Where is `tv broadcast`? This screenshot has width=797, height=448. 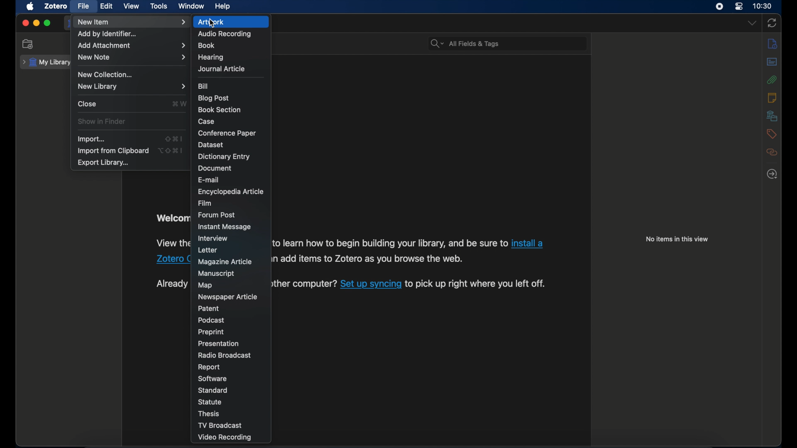 tv broadcast is located at coordinates (220, 425).